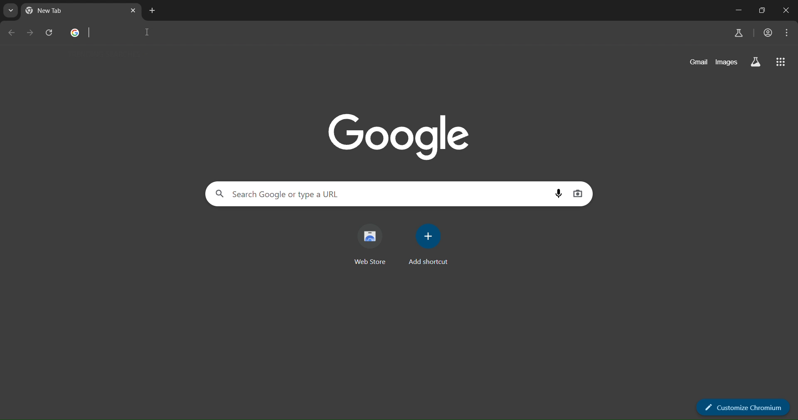 This screenshot has height=420, width=798. I want to click on go forward one page, so click(30, 32).